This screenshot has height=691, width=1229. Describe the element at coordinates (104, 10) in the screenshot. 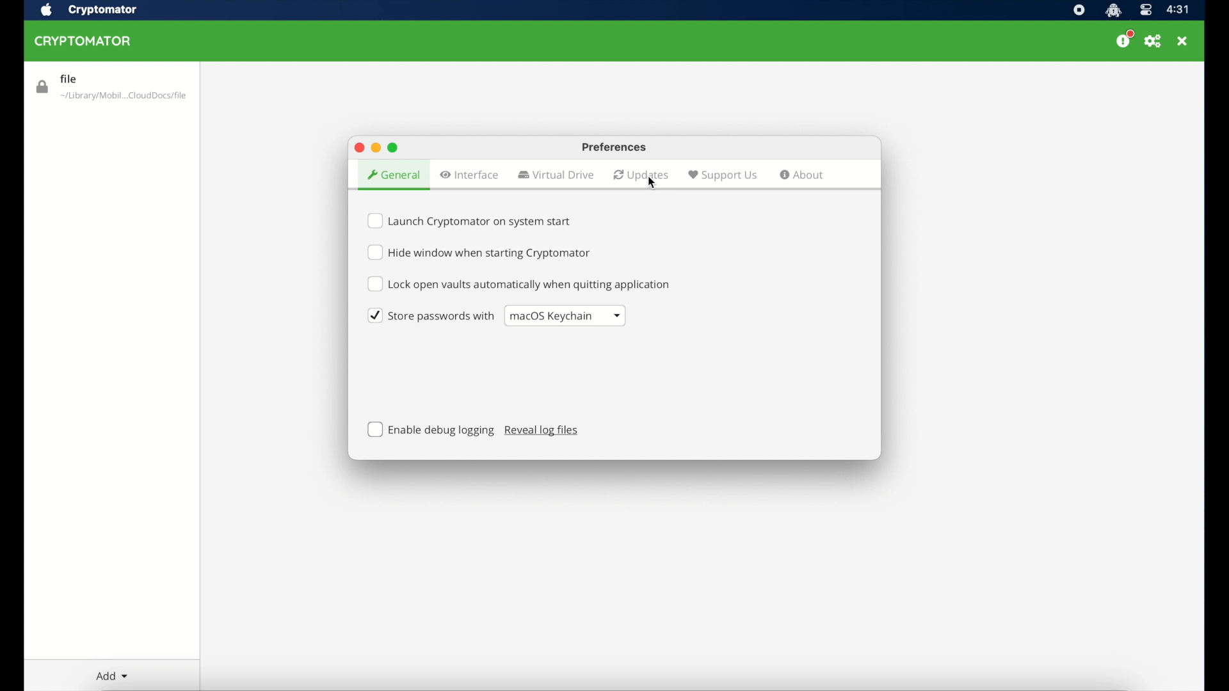

I see `cryptomator` at that location.